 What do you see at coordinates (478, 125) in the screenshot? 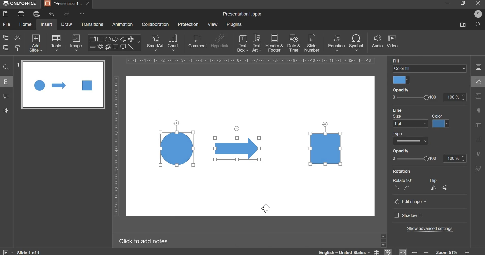
I see `table setting` at bounding box center [478, 125].